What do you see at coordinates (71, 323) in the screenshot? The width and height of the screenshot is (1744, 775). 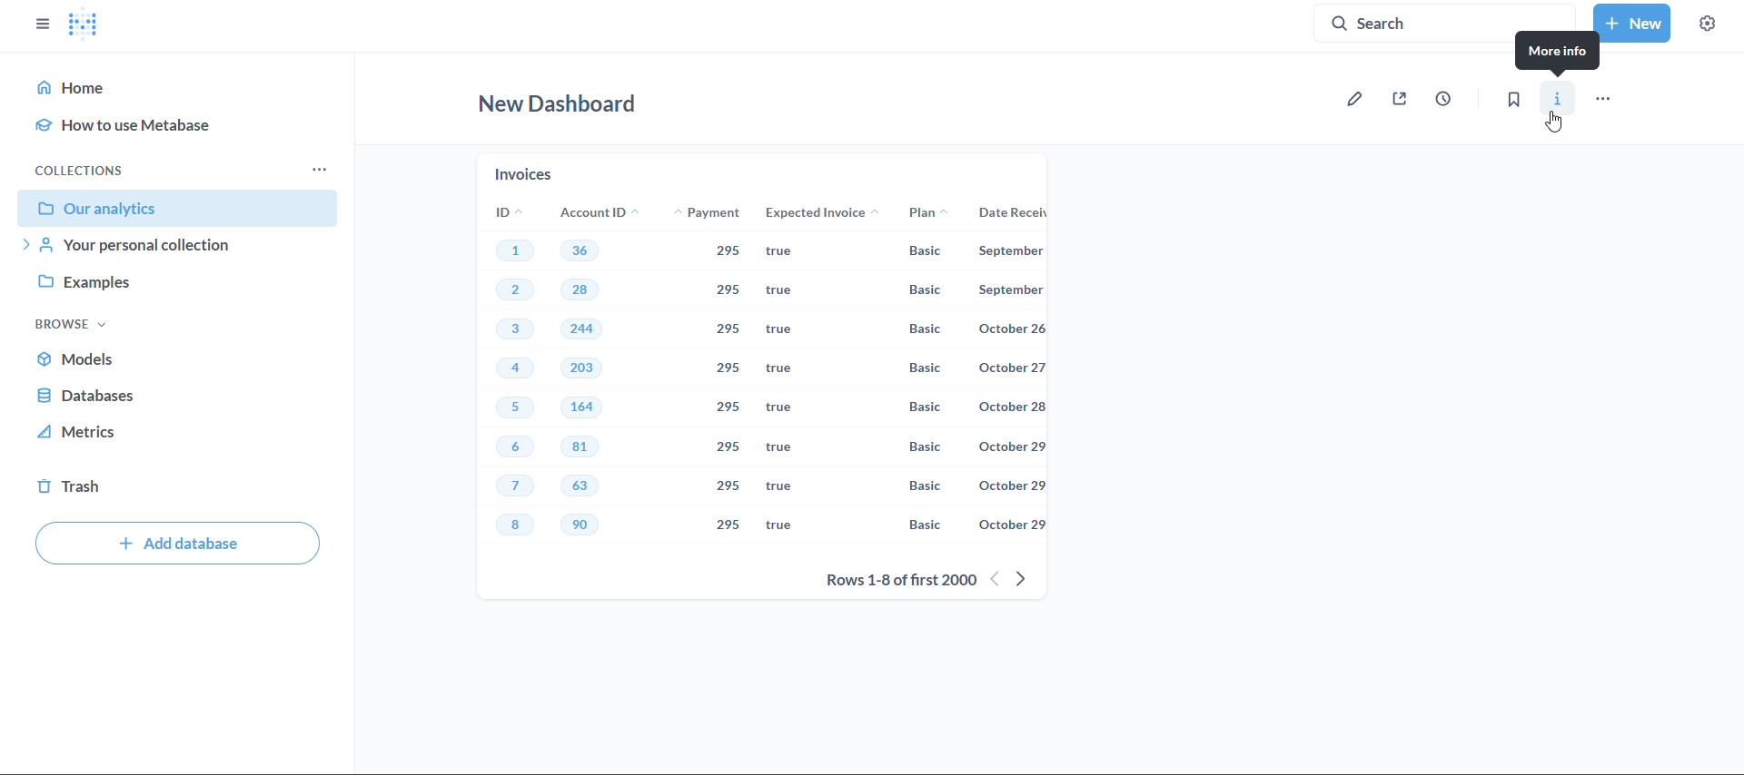 I see `browse` at bounding box center [71, 323].